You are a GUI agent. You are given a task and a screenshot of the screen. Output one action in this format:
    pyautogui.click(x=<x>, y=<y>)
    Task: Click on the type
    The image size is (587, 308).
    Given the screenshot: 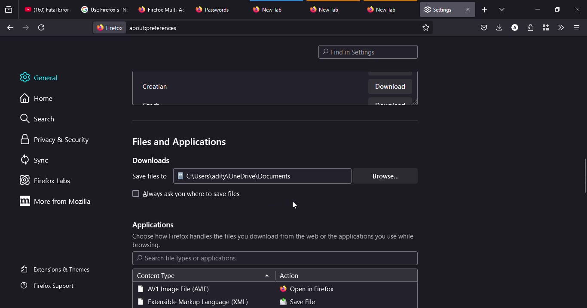 What is the action you would take?
    pyautogui.click(x=173, y=289)
    